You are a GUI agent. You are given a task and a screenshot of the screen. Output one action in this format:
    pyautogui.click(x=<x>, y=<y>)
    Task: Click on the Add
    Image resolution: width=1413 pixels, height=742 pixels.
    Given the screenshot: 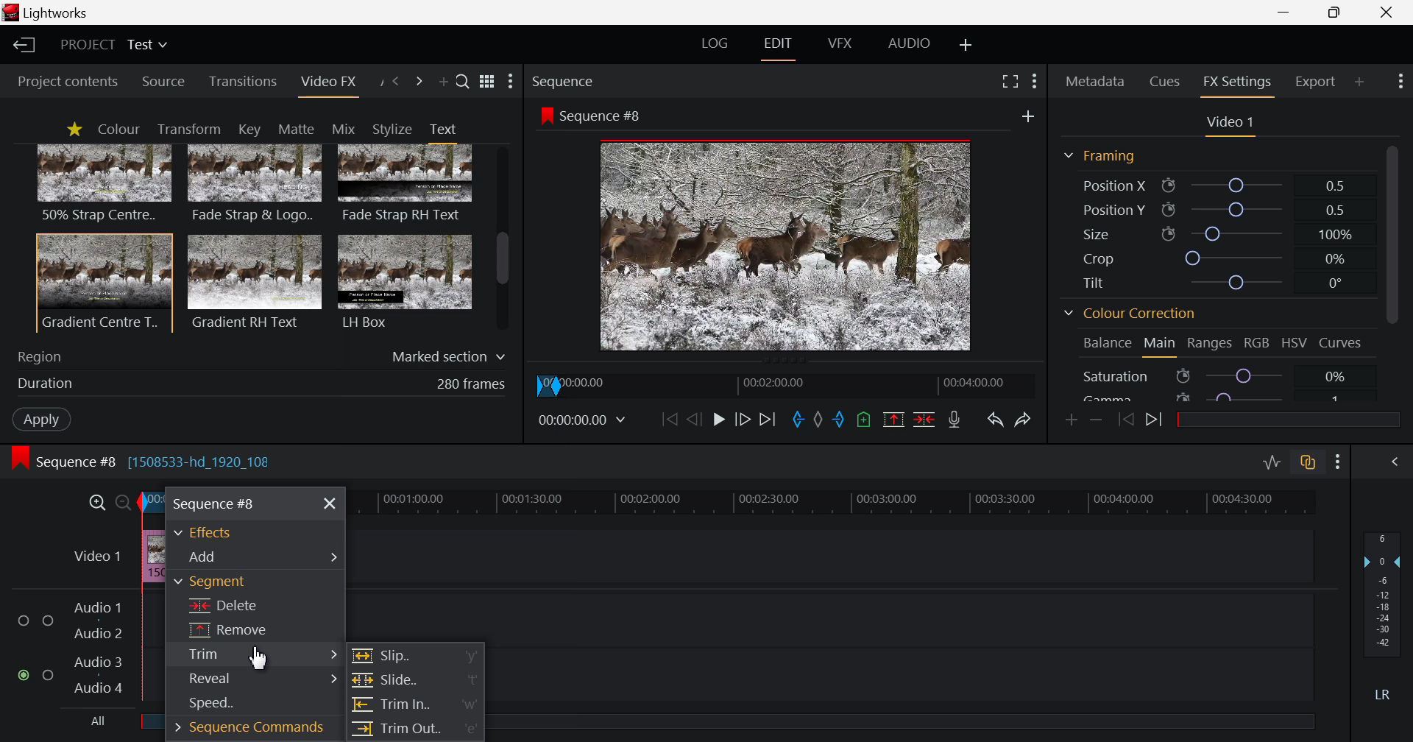 What is the action you would take?
    pyautogui.click(x=255, y=556)
    